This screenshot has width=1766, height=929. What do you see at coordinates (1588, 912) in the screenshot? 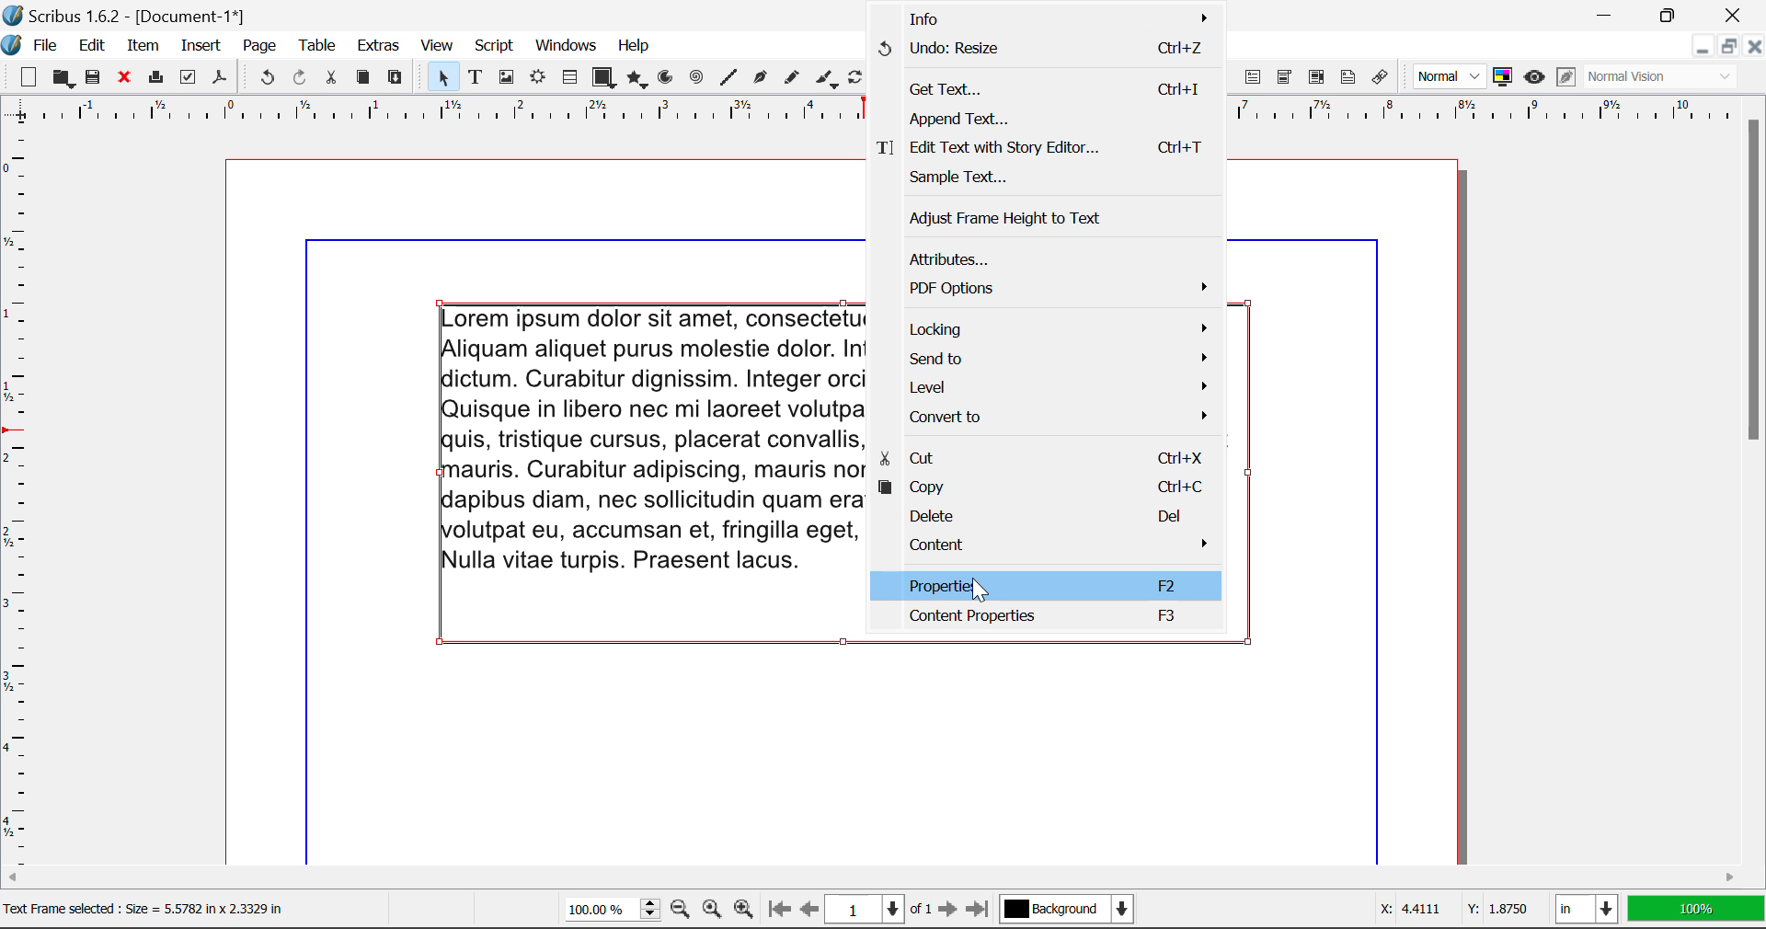
I see `Measurement Units` at bounding box center [1588, 912].